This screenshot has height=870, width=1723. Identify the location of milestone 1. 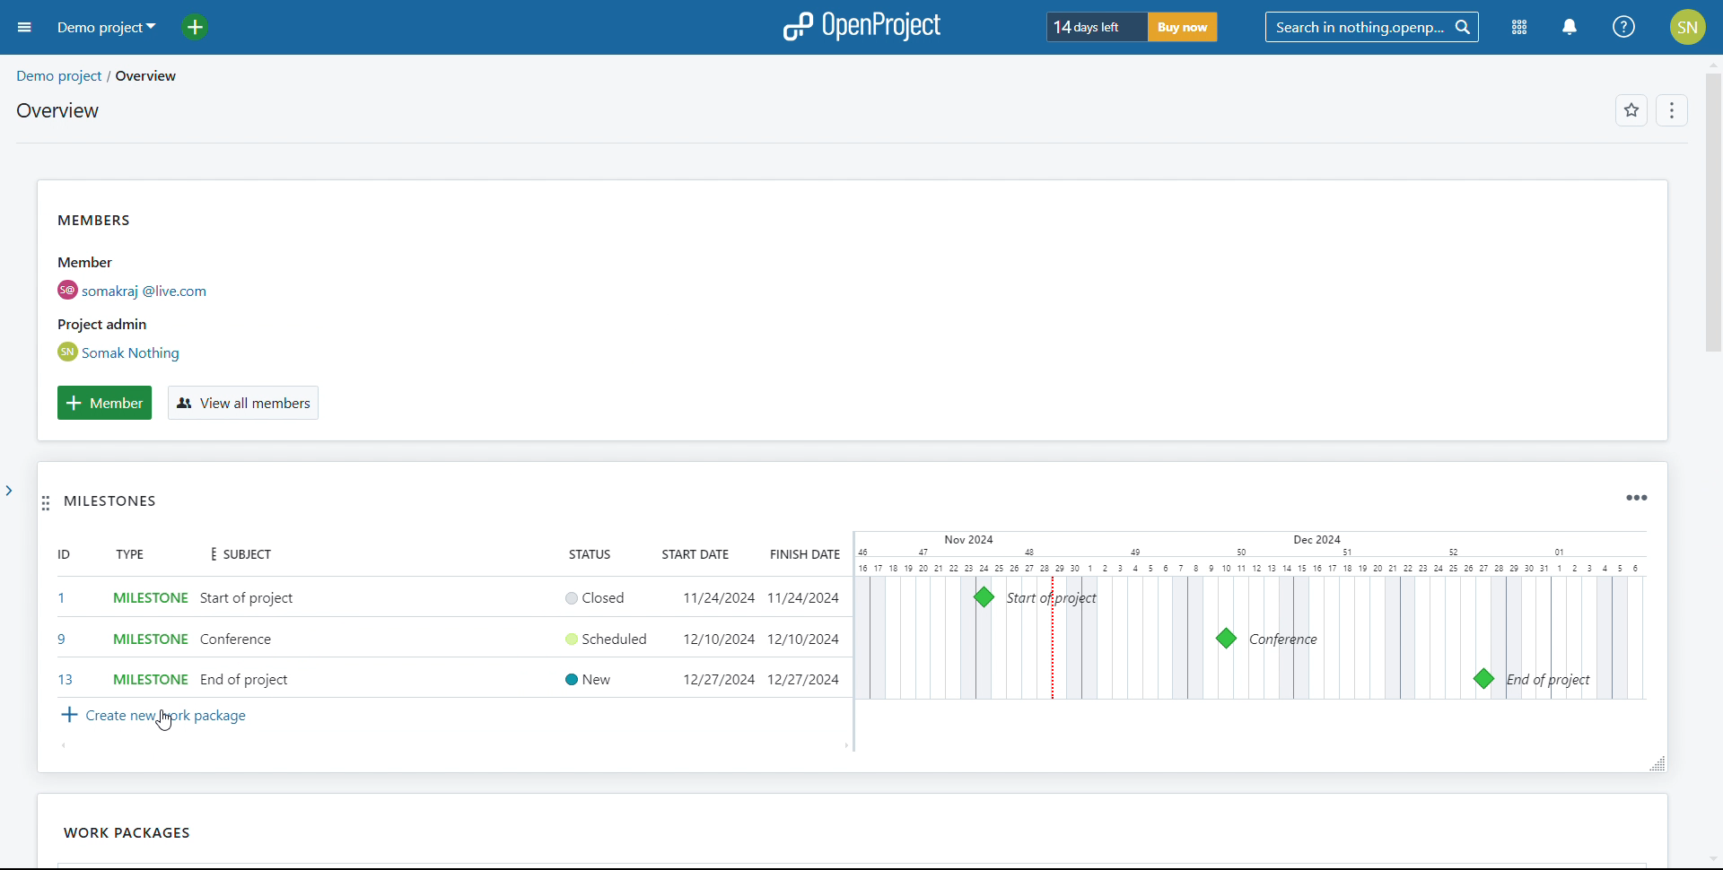
(984, 597).